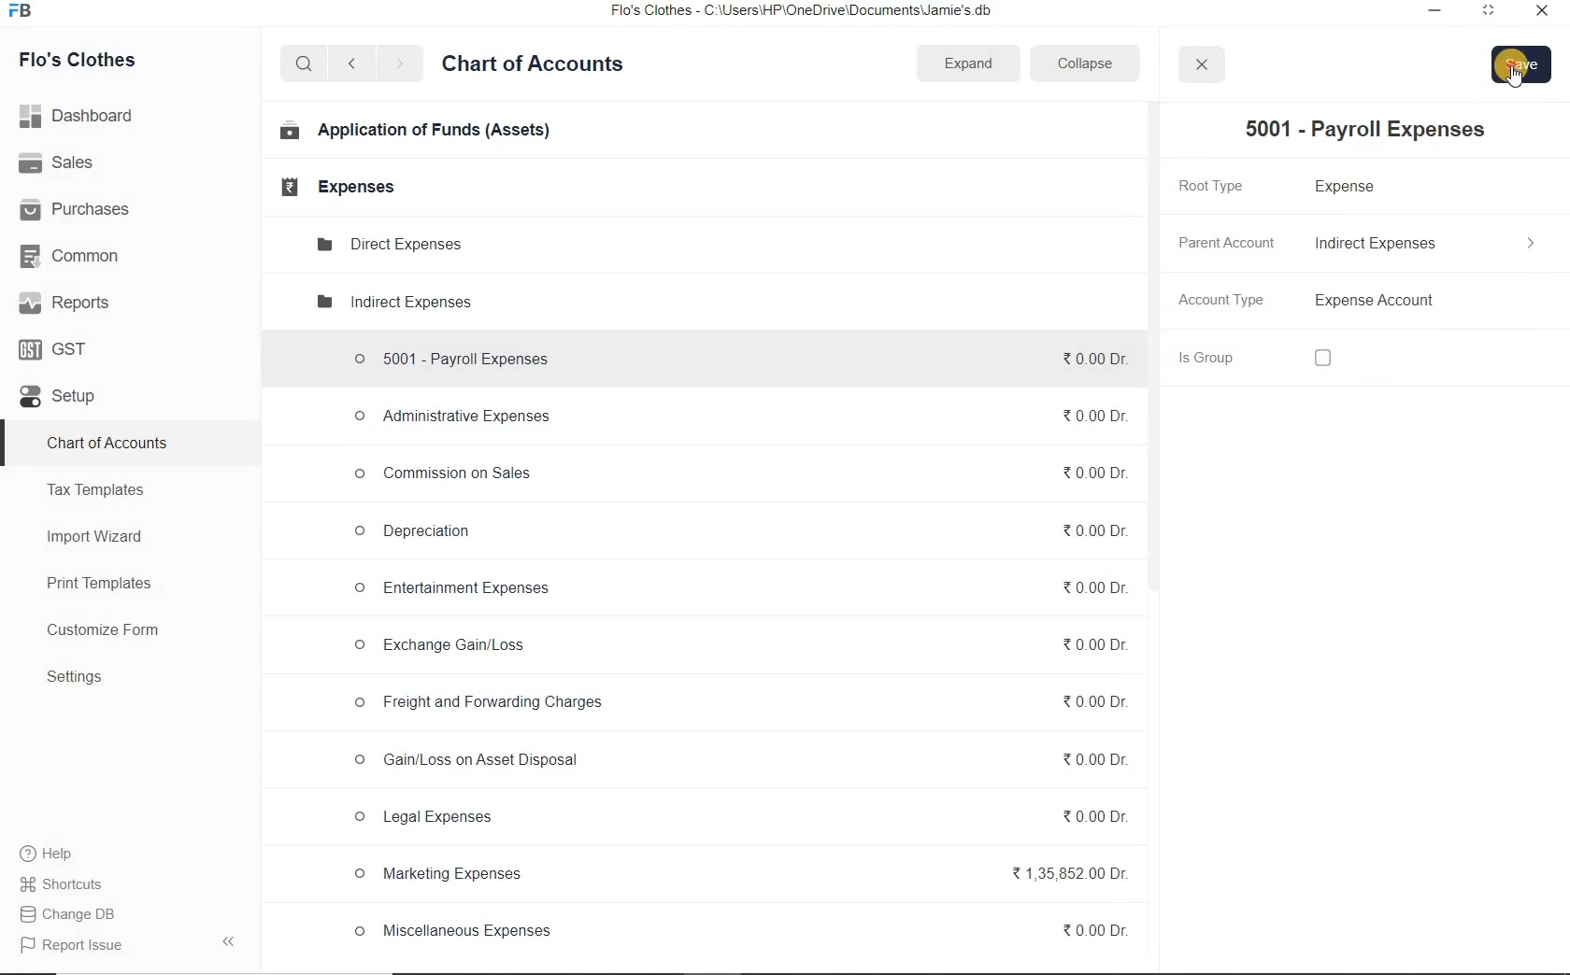  What do you see at coordinates (107, 445) in the screenshot?
I see `Chart of Accounts` at bounding box center [107, 445].